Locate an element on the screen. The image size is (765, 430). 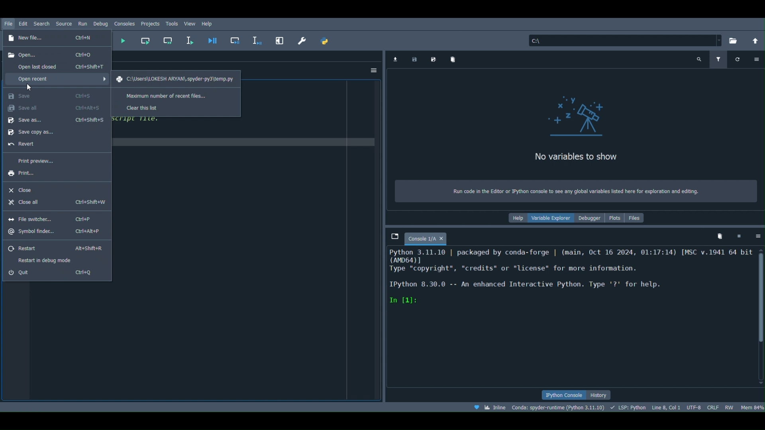
Options is located at coordinates (758, 238).